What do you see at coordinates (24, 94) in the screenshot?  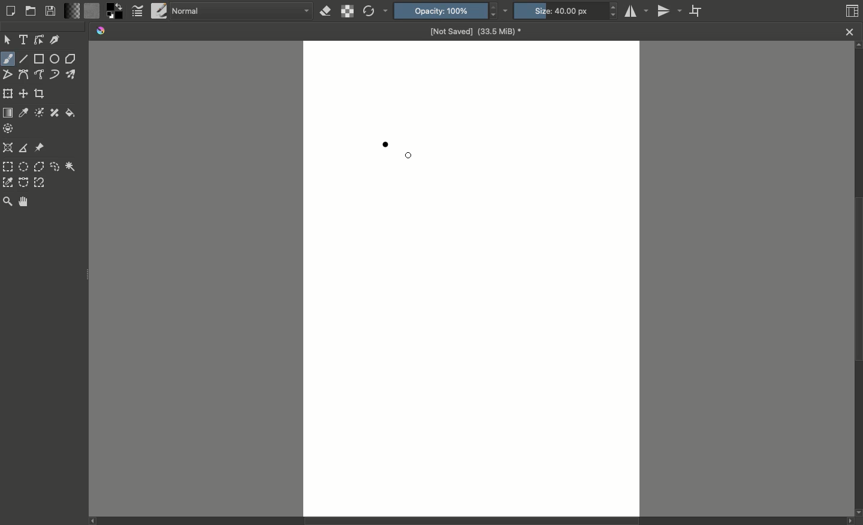 I see `Move a layer` at bounding box center [24, 94].